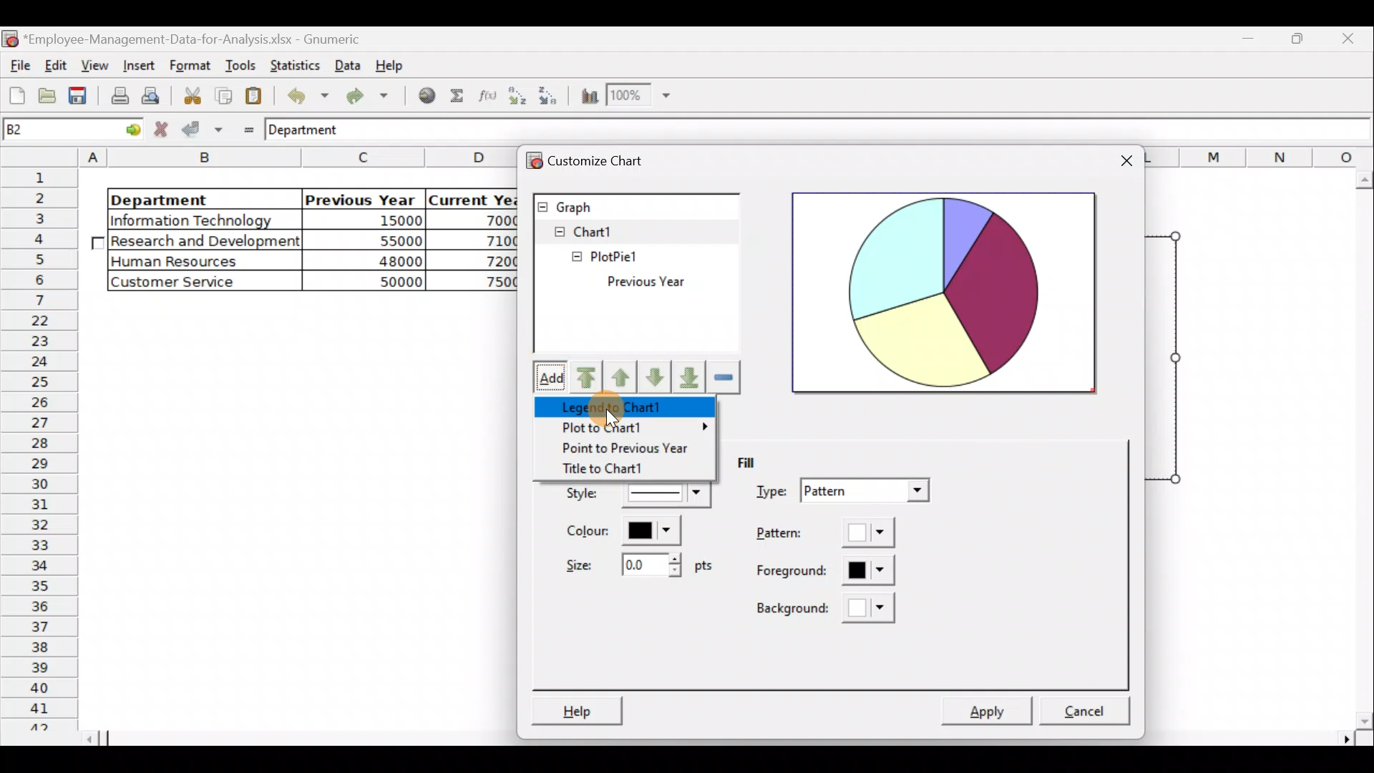 Image resolution: width=1374 pixels, height=773 pixels. What do you see at coordinates (10, 38) in the screenshot?
I see `Gnumeric logo` at bounding box center [10, 38].